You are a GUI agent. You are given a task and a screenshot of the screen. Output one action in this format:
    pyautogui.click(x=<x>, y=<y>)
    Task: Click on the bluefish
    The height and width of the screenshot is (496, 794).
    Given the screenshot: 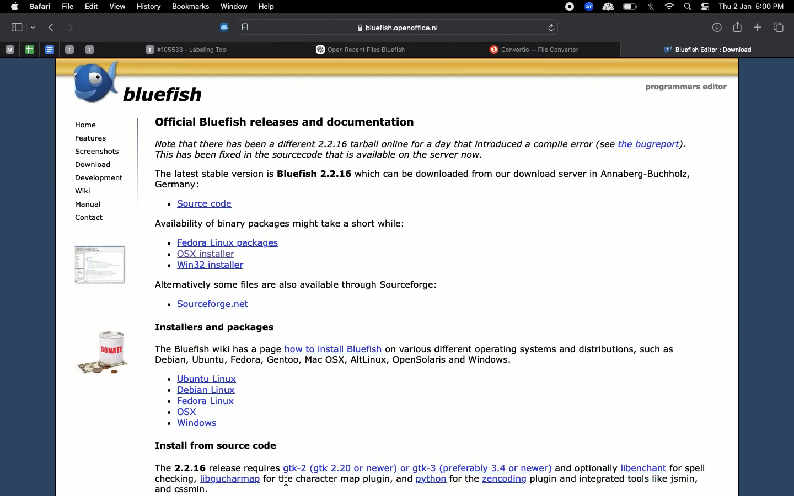 What is the action you would take?
    pyautogui.click(x=399, y=28)
    